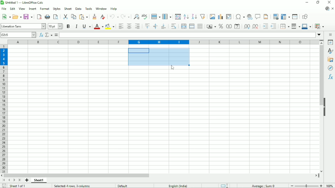  I want to click on selected 4 rows, 3 columns, so click(72, 186).